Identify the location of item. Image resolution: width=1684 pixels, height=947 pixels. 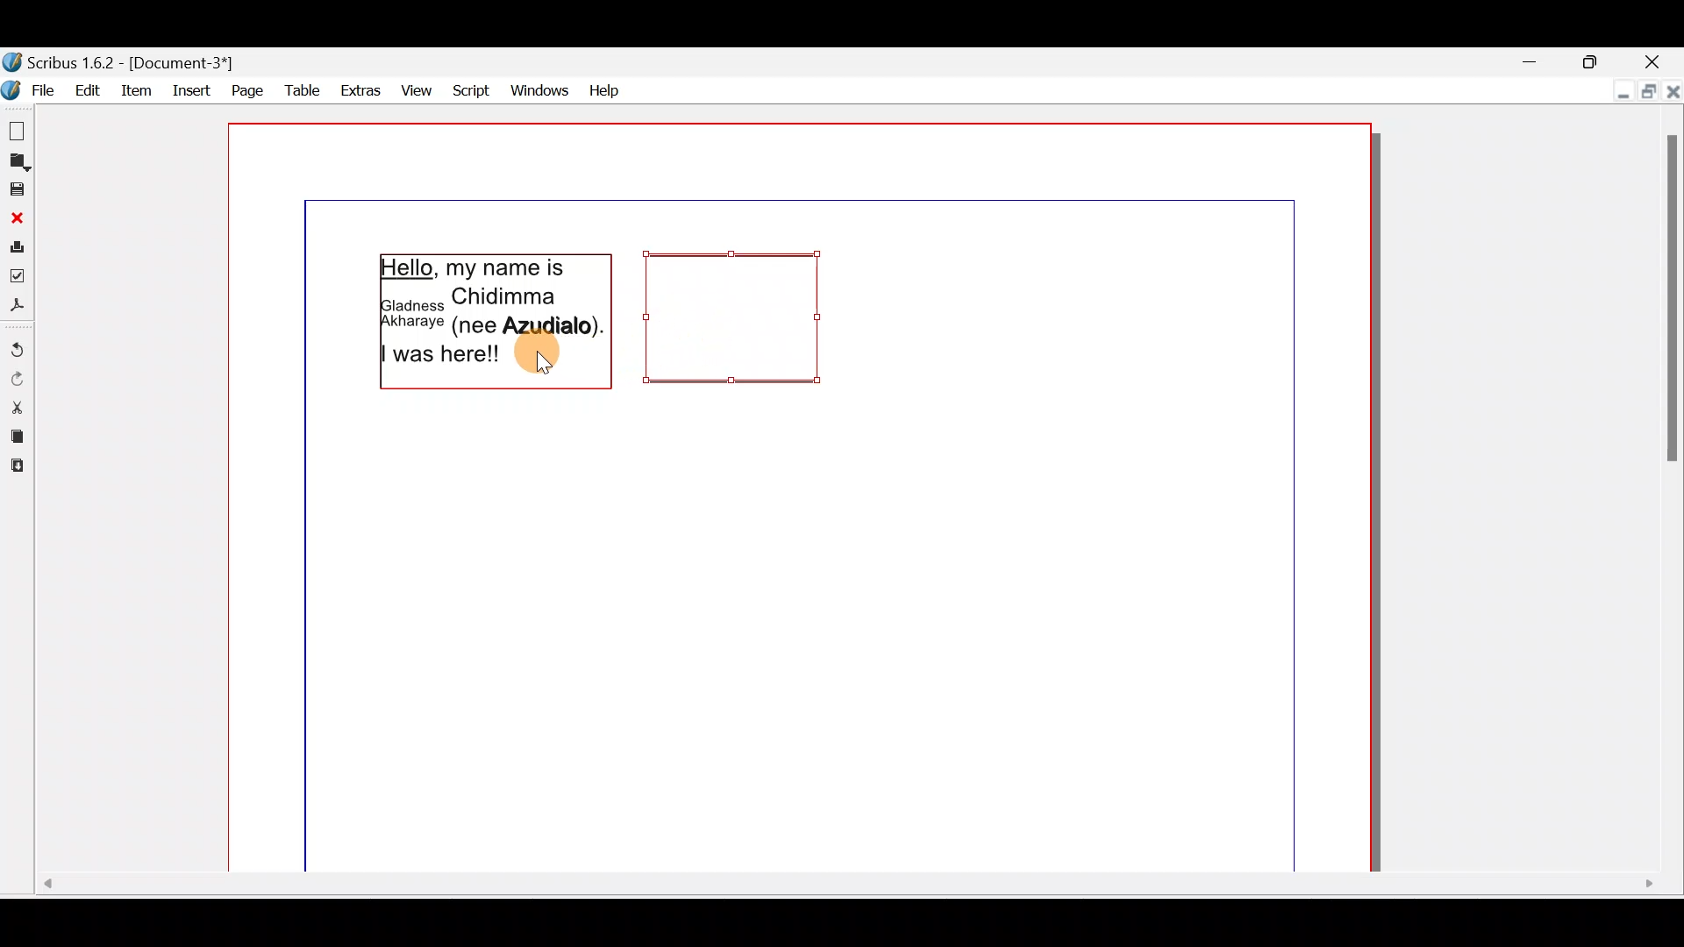
(138, 90).